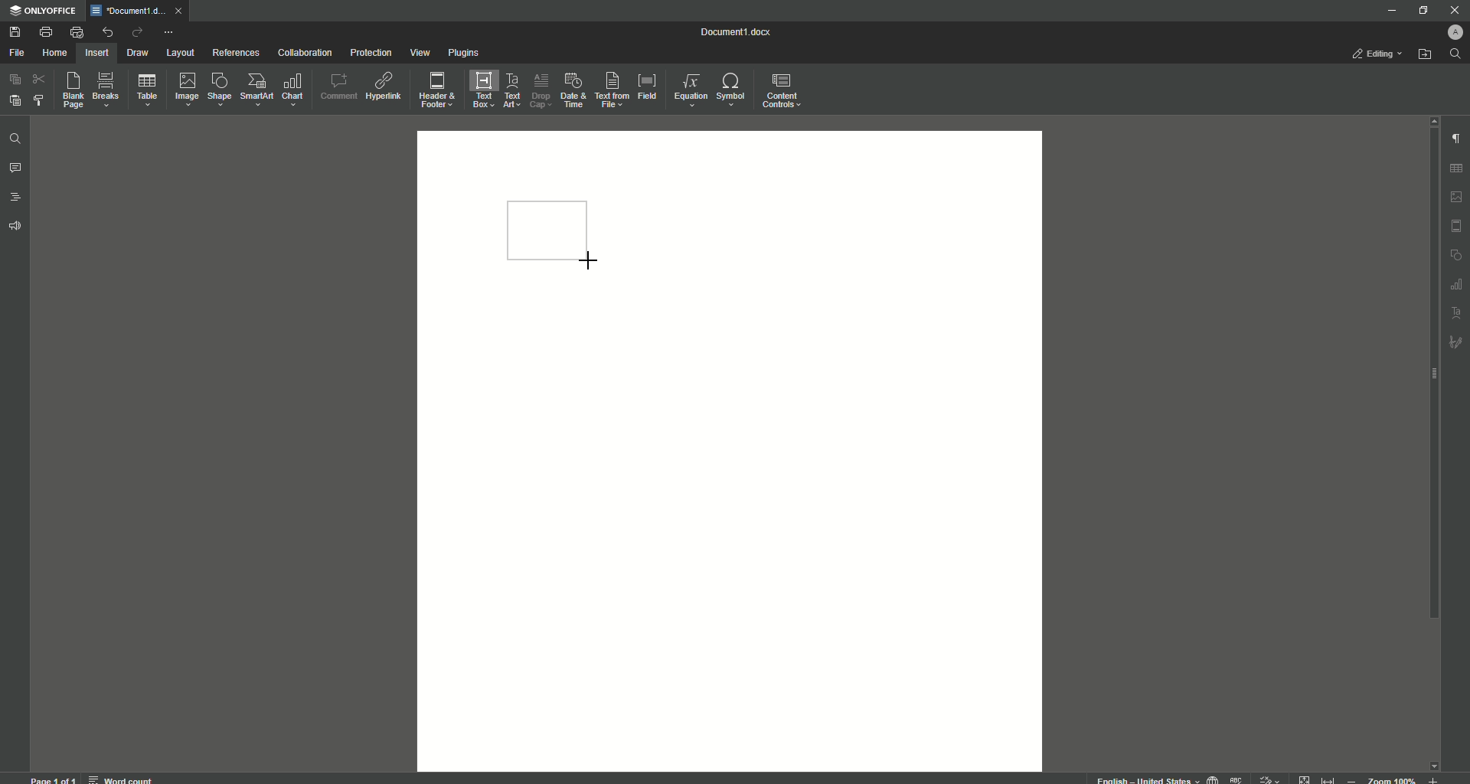 The image size is (1470, 784). I want to click on Open From File, so click(1426, 54).